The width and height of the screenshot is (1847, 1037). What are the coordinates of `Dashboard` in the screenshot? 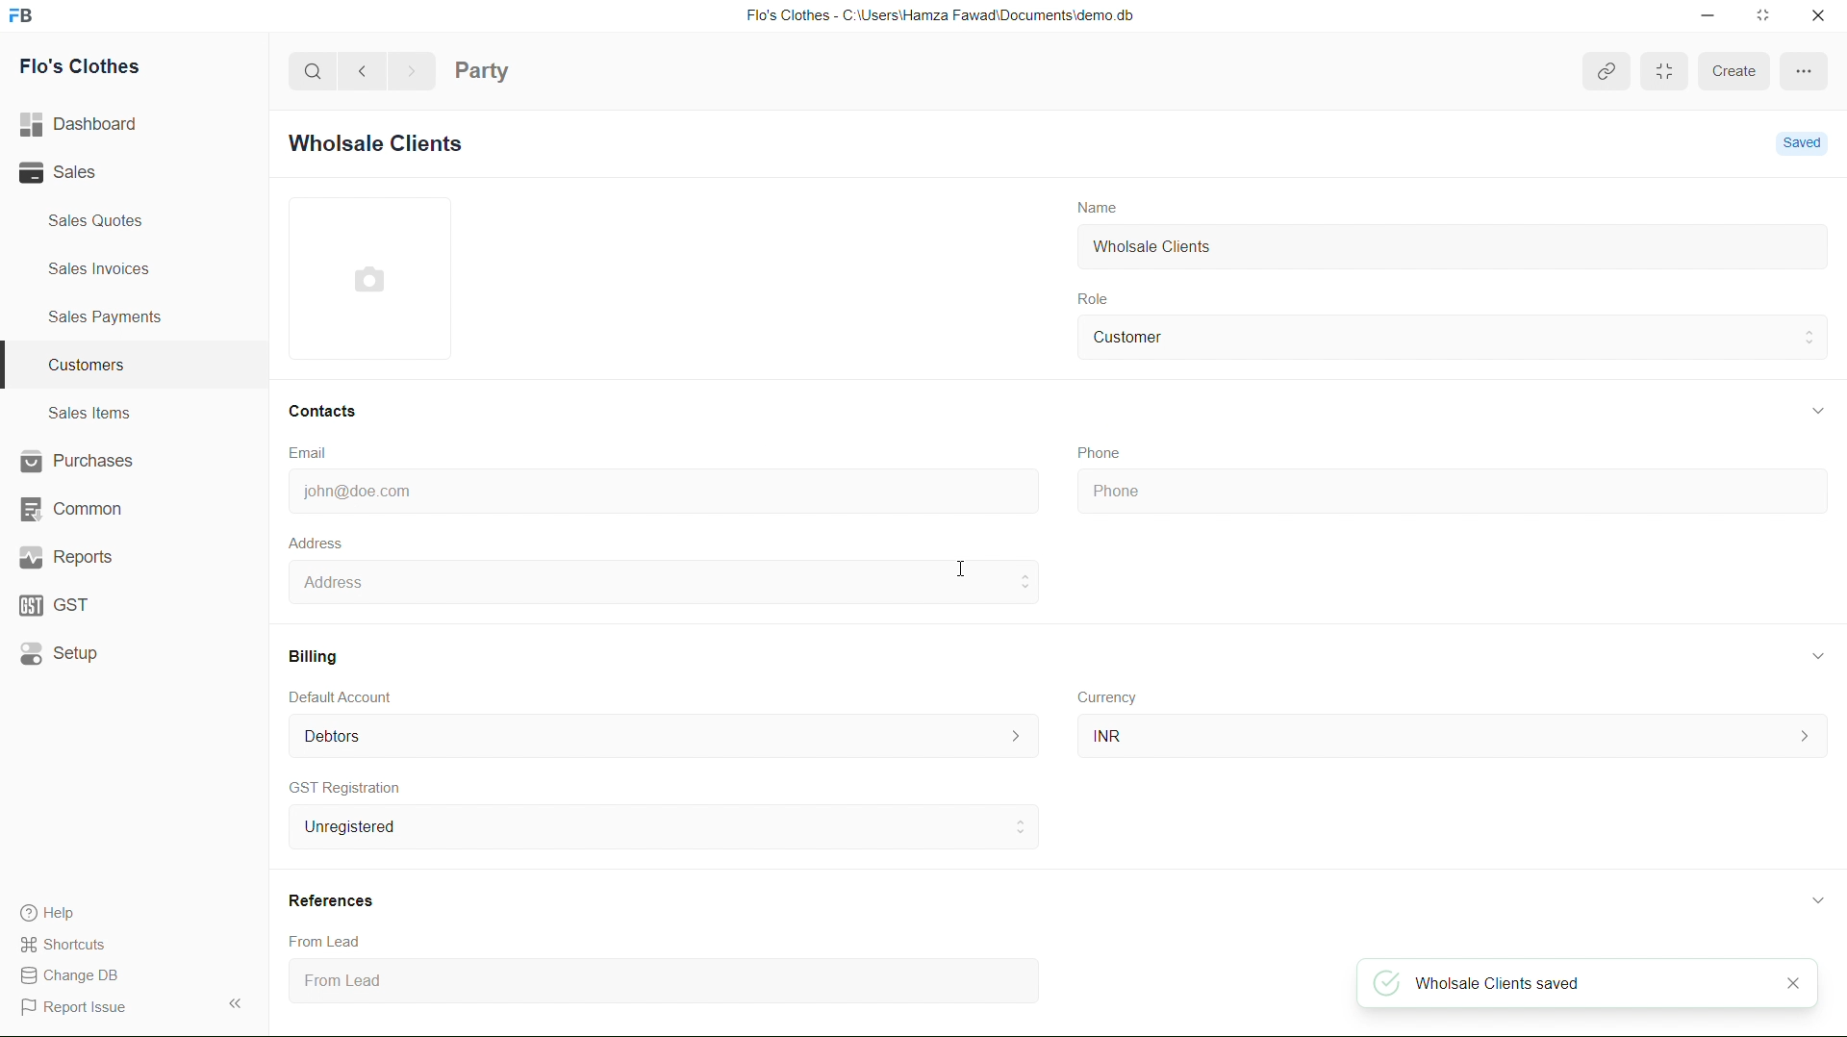 It's located at (86, 121).